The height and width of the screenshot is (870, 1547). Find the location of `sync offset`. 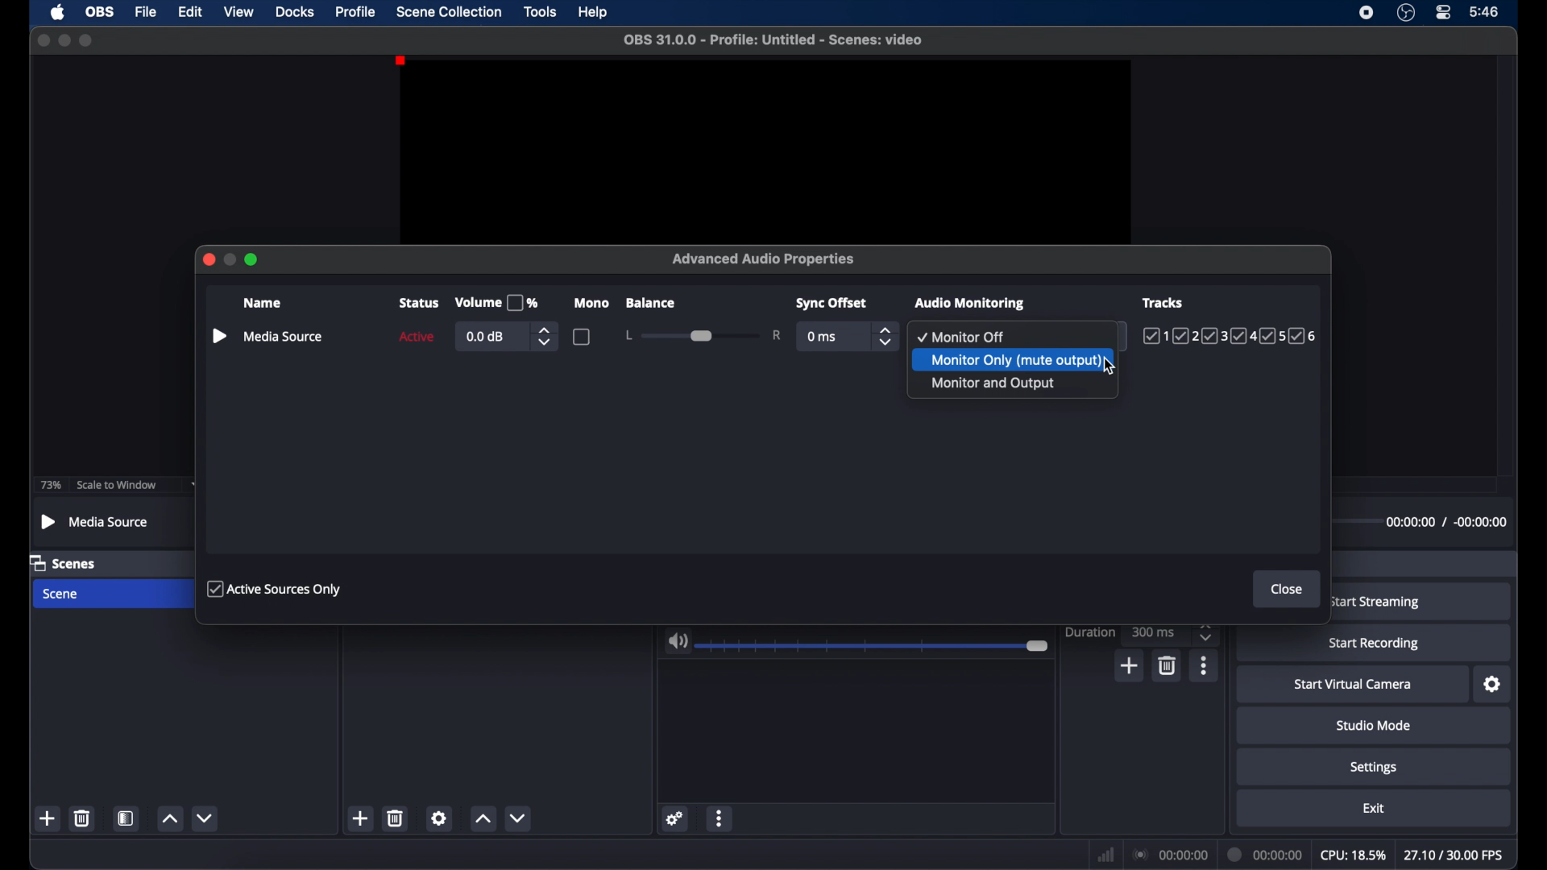

sync offset is located at coordinates (833, 304).